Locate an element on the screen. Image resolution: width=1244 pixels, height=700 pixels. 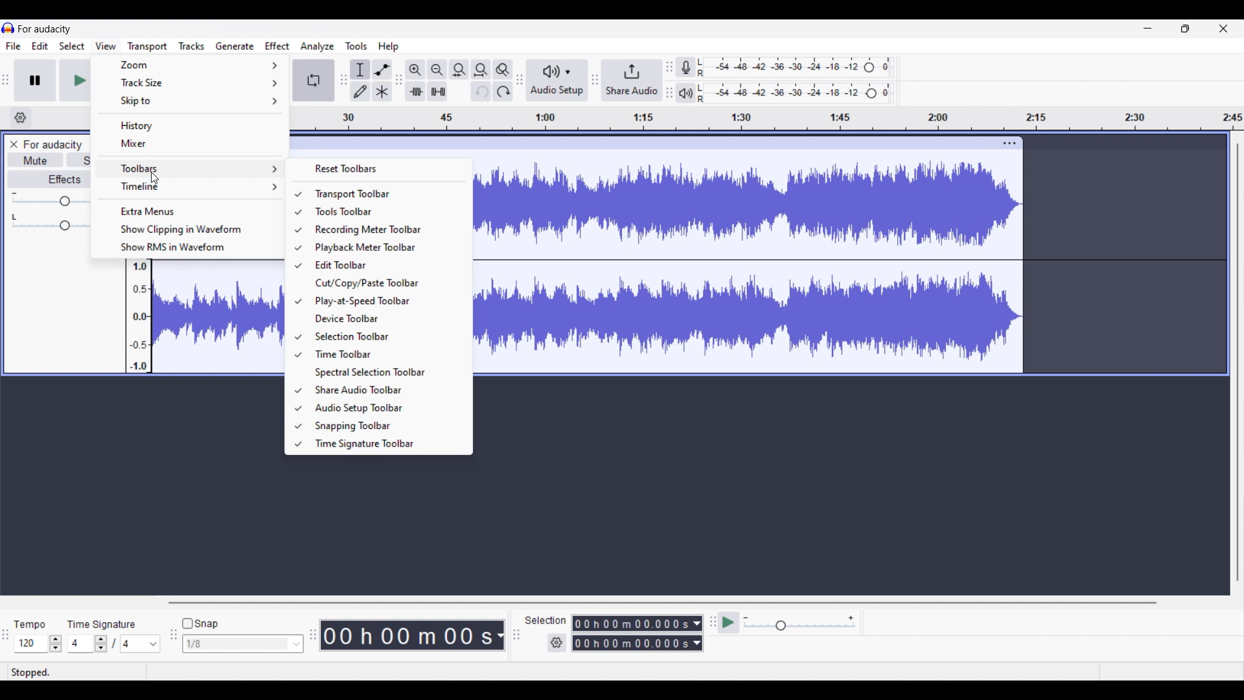
play at speed is located at coordinates (727, 623).